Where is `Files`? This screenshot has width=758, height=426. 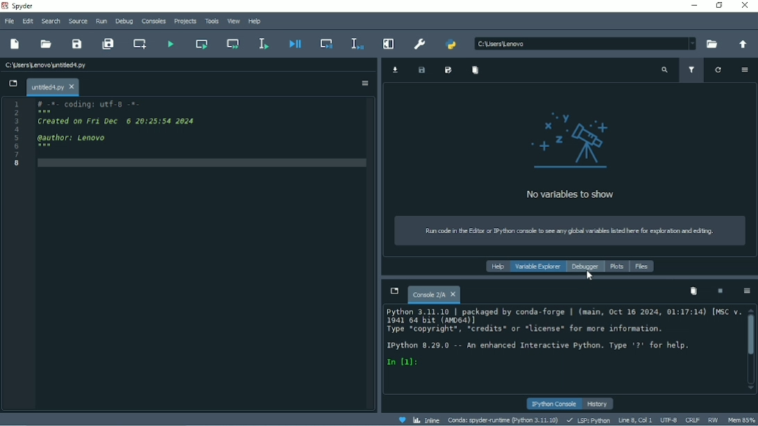
Files is located at coordinates (642, 266).